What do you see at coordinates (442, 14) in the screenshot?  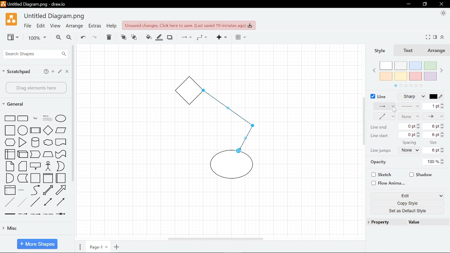 I see `Appearence` at bounding box center [442, 14].